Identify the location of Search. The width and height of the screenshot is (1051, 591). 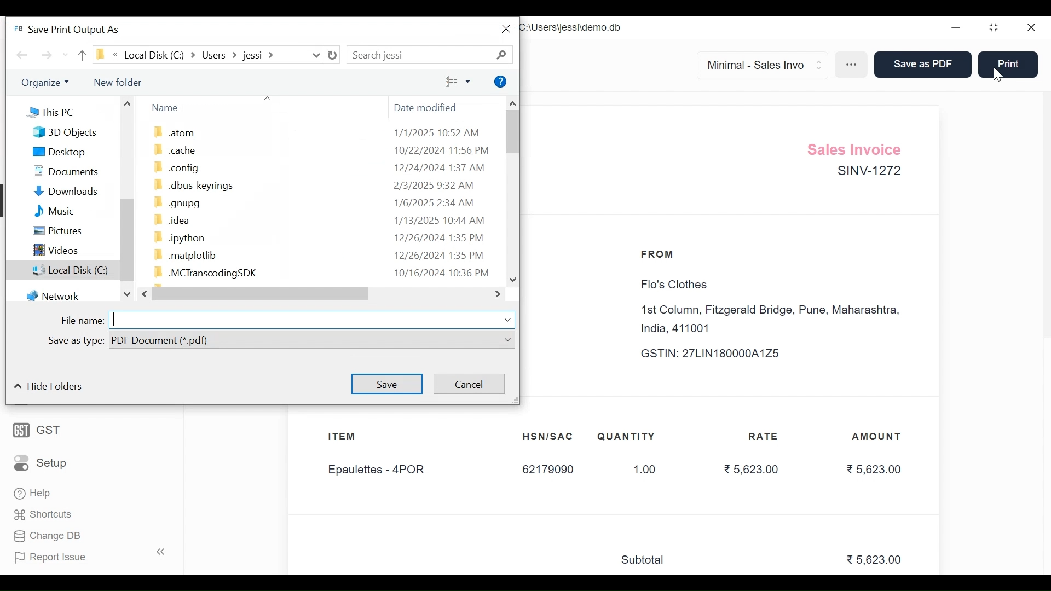
(504, 53).